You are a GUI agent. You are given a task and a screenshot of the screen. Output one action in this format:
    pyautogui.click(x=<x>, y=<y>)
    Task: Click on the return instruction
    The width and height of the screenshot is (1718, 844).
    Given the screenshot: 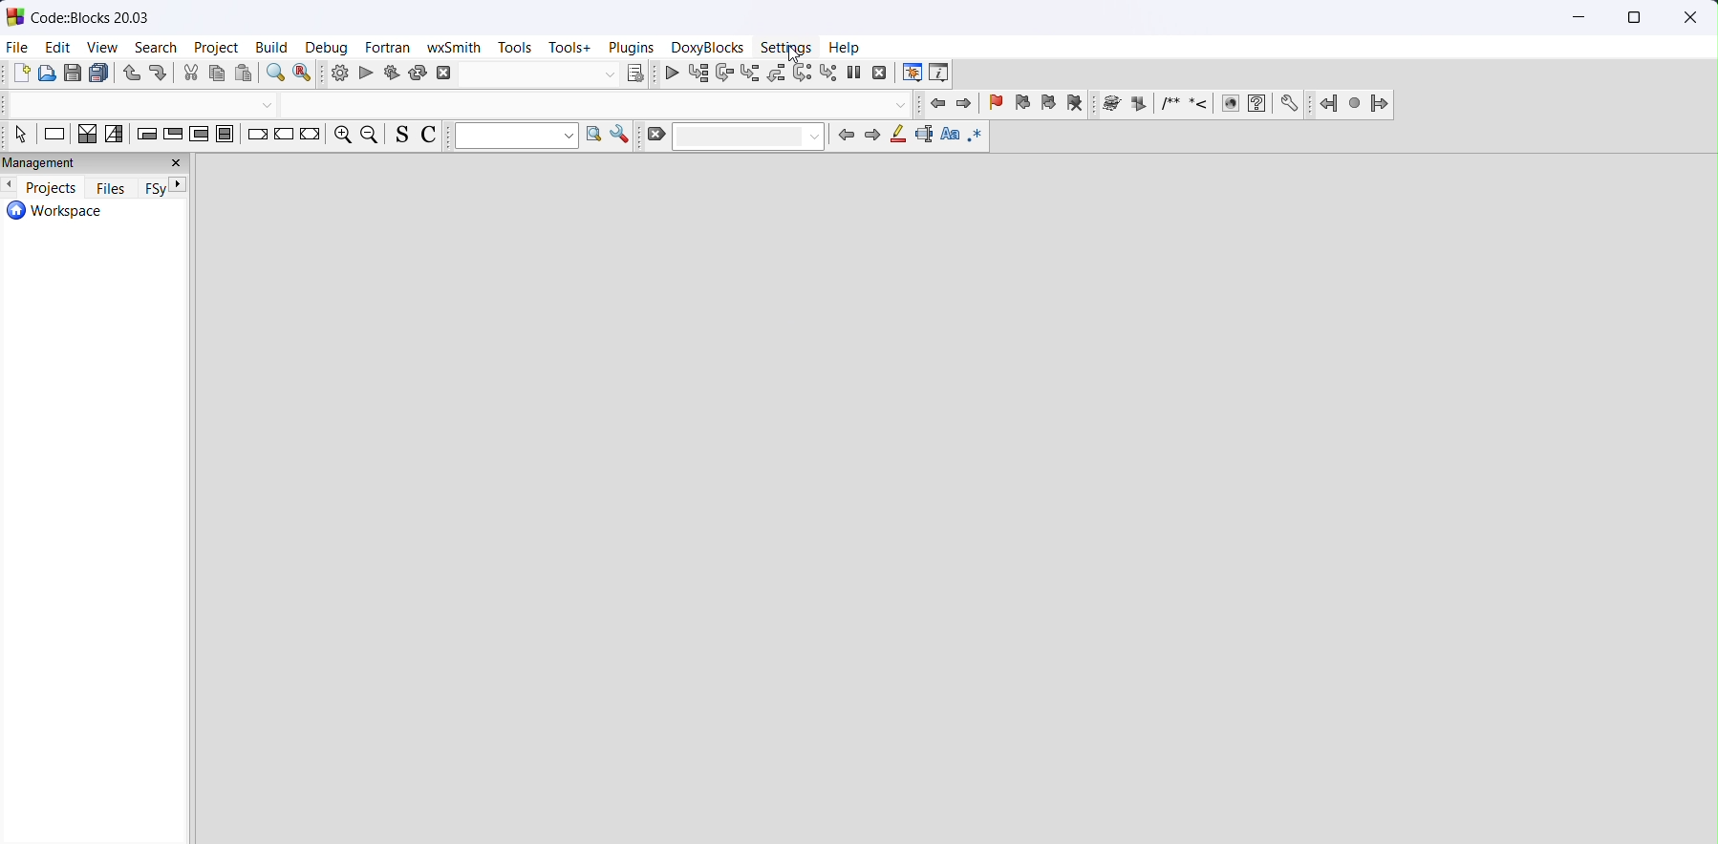 What is the action you would take?
    pyautogui.click(x=310, y=136)
    